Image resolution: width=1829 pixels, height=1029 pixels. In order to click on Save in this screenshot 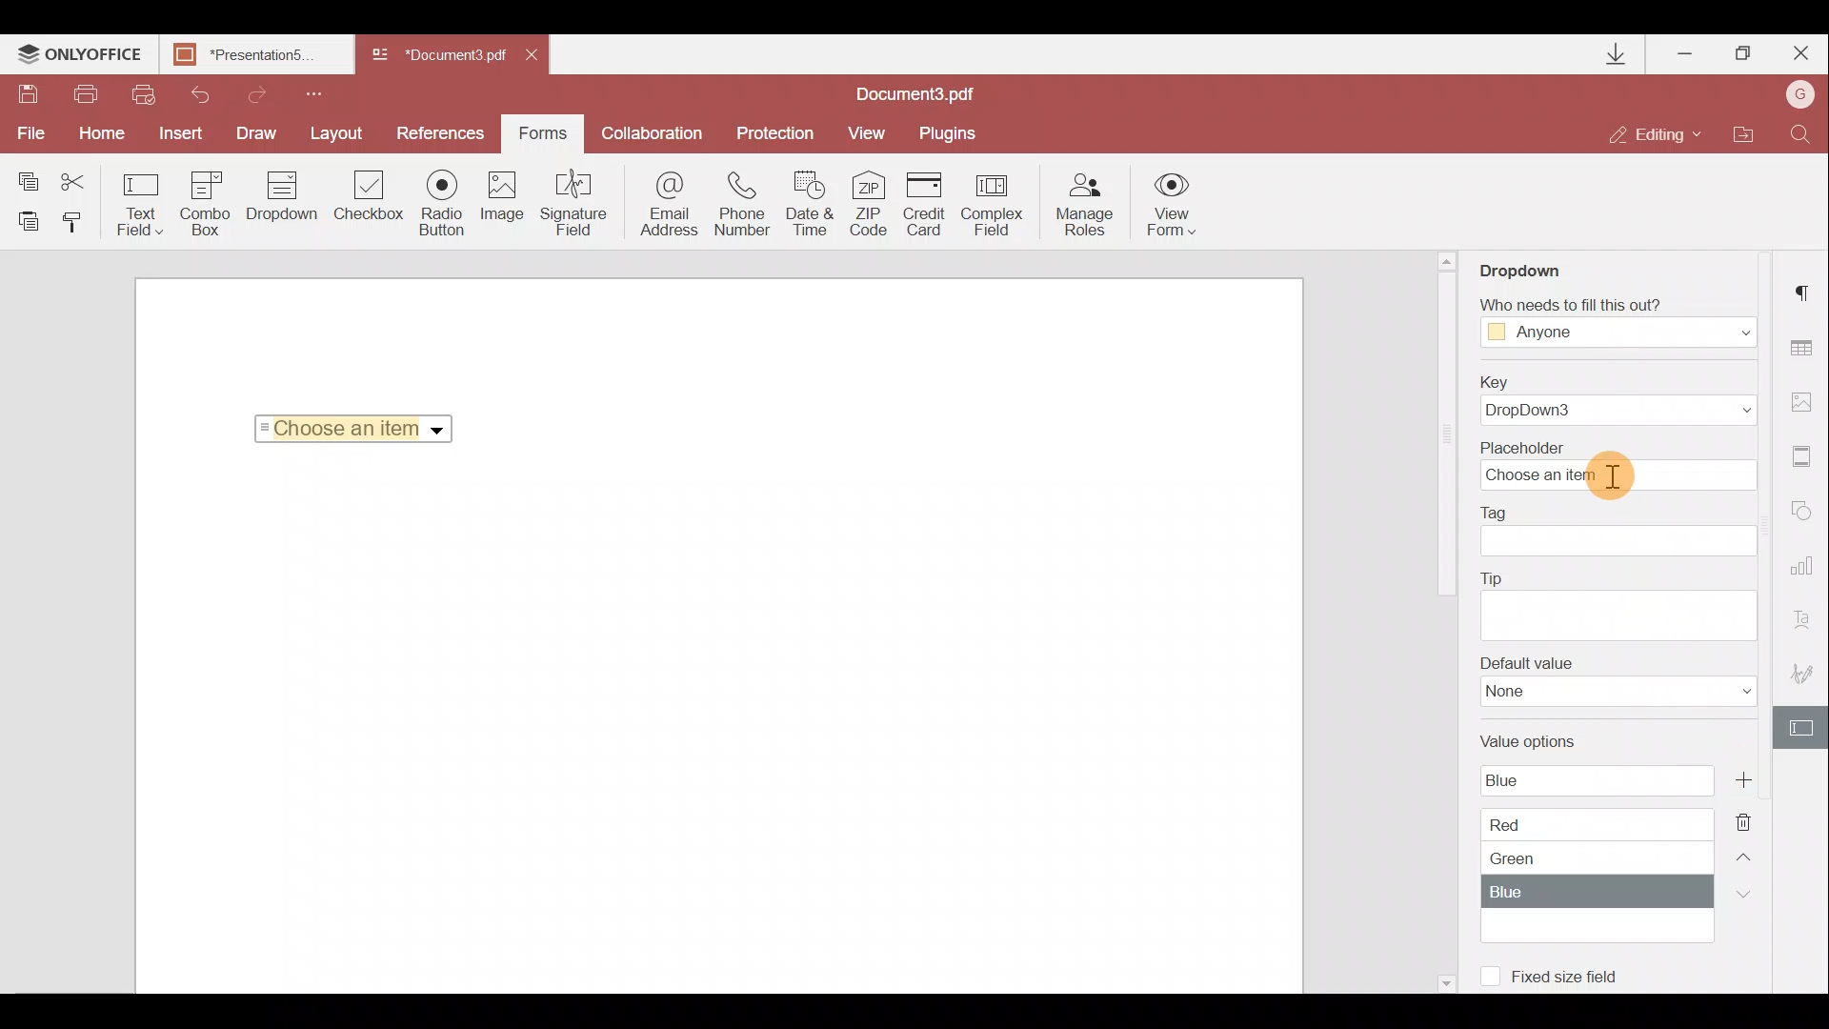, I will do `click(28, 94)`.